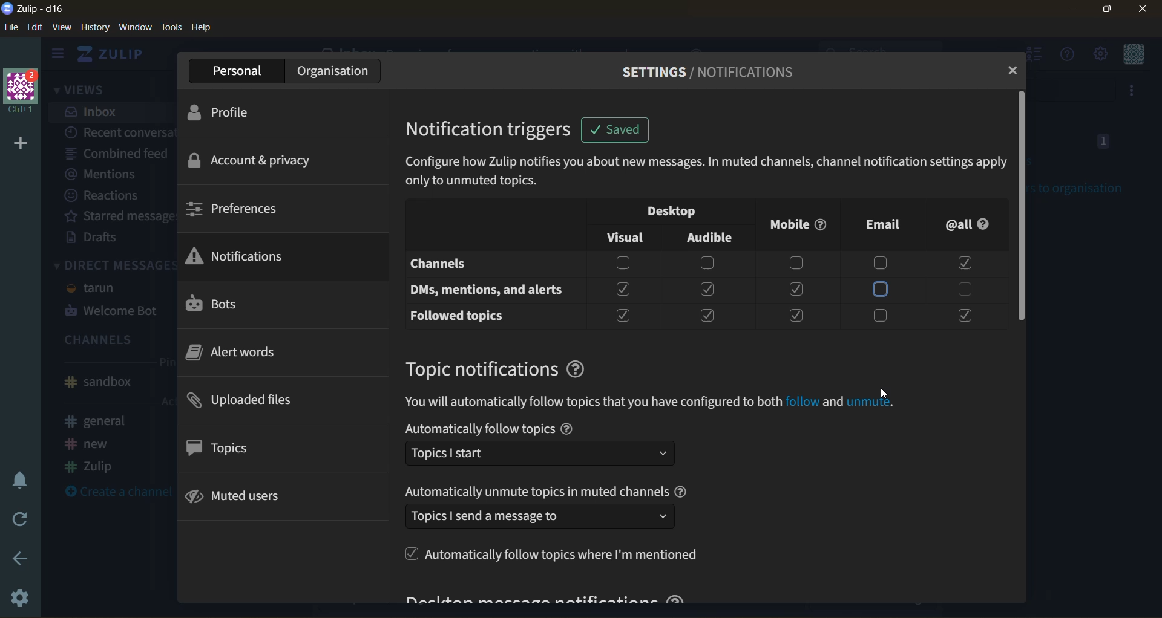 The image size is (1162, 618). Describe the element at coordinates (558, 557) in the screenshot. I see `automatically follow topics where i'm mentioned` at that location.